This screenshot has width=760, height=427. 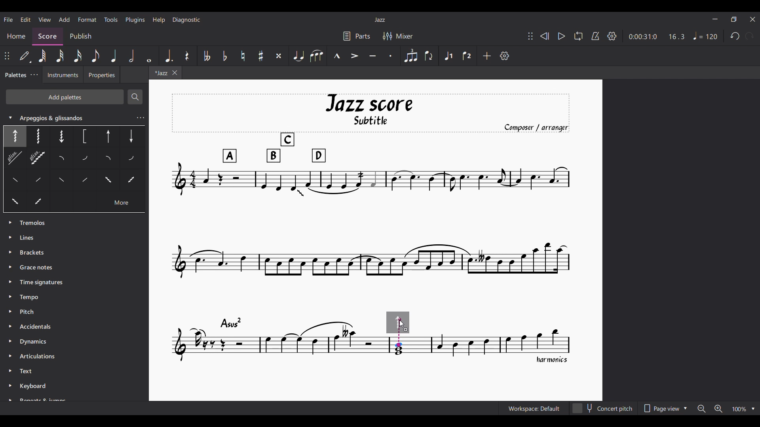 I want to click on , so click(x=22, y=160).